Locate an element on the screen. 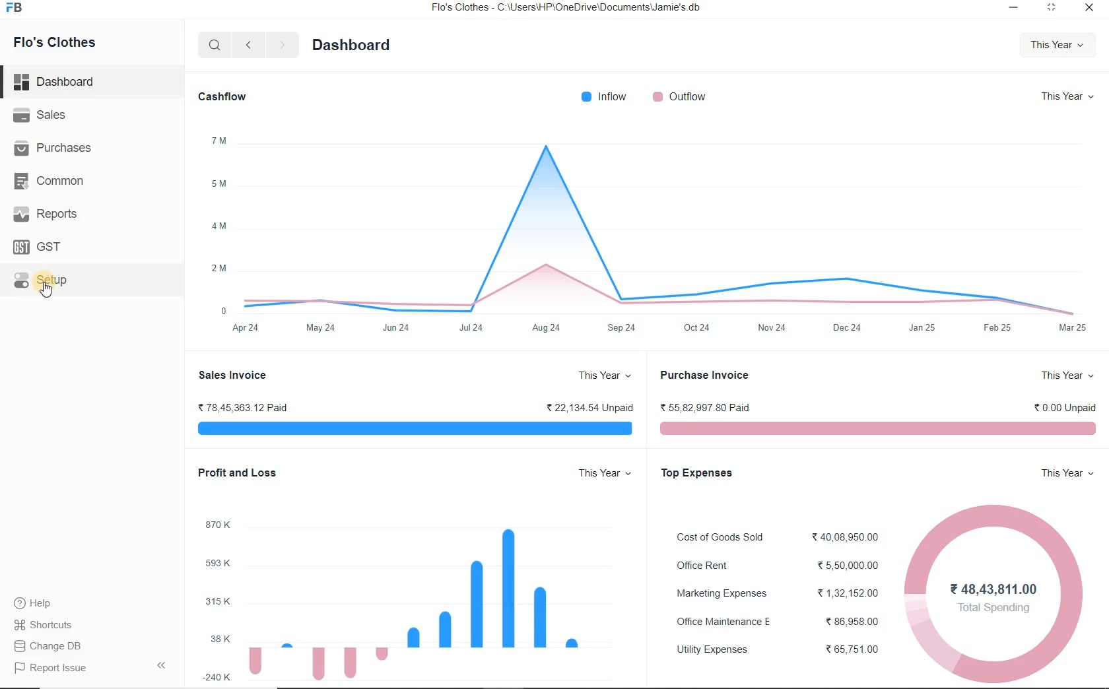  Sales is located at coordinates (40, 114).